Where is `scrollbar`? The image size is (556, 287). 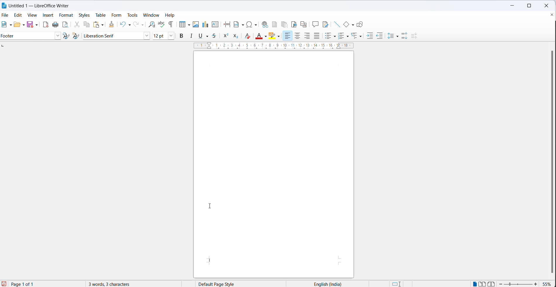 scrollbar is located at coordinates (546, 160).